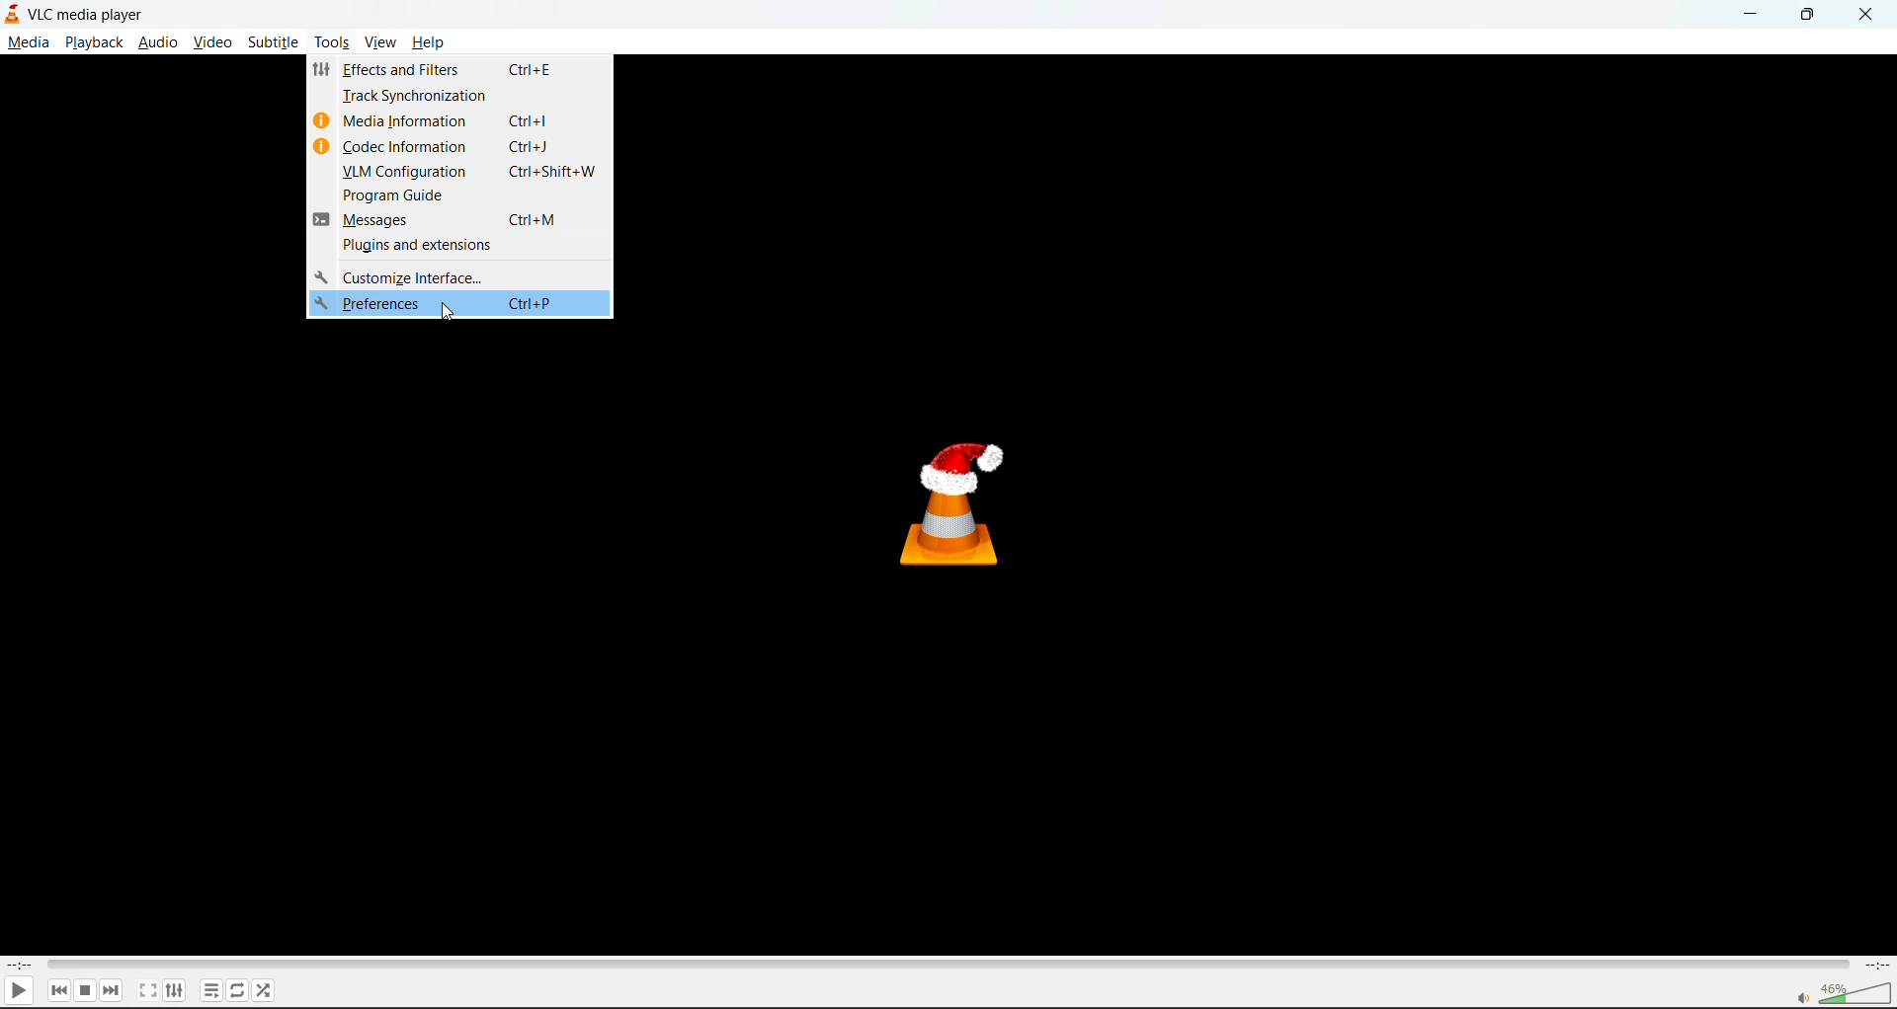 This screenshot has height=1009, width=1897. I want to click on minimize, so click(1748, 15).